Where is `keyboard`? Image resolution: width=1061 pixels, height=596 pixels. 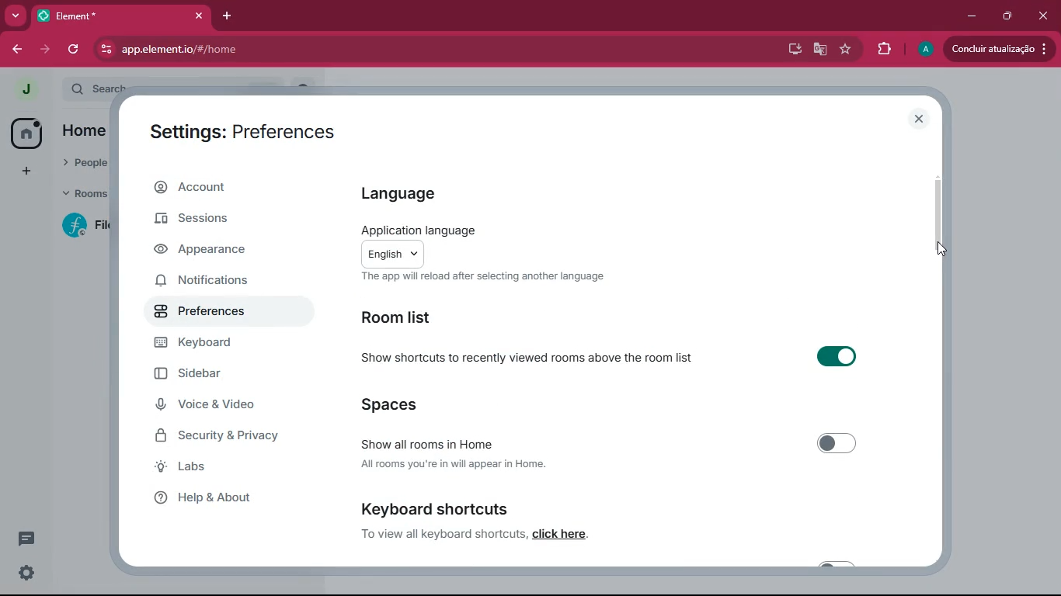
keyboard is located at coordinates (215, 345).